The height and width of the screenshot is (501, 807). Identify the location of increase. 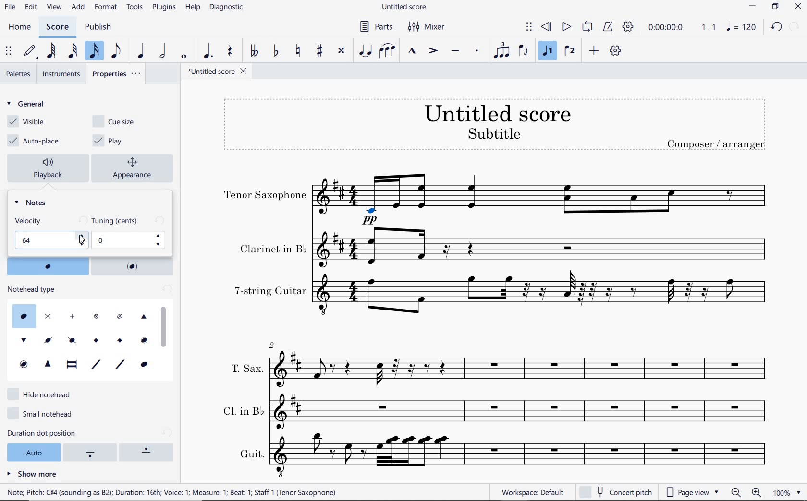
(81, 236).